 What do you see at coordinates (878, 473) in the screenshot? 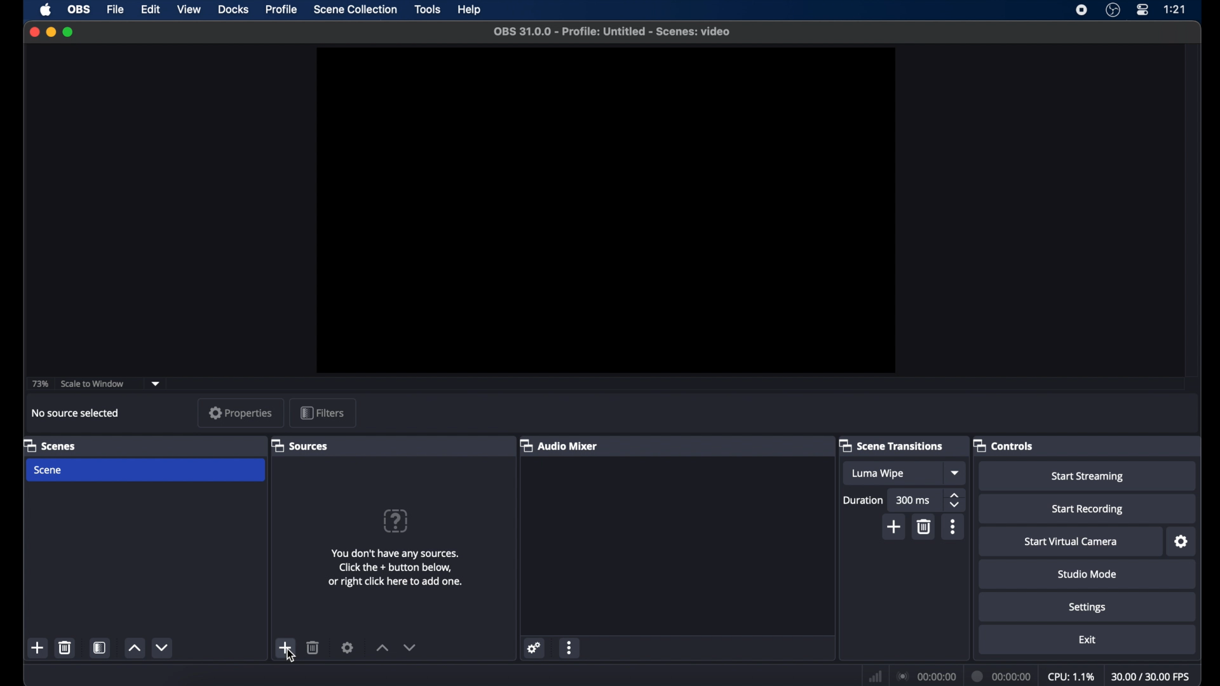
I see `luma wipe` at bounding box center [878, 473].